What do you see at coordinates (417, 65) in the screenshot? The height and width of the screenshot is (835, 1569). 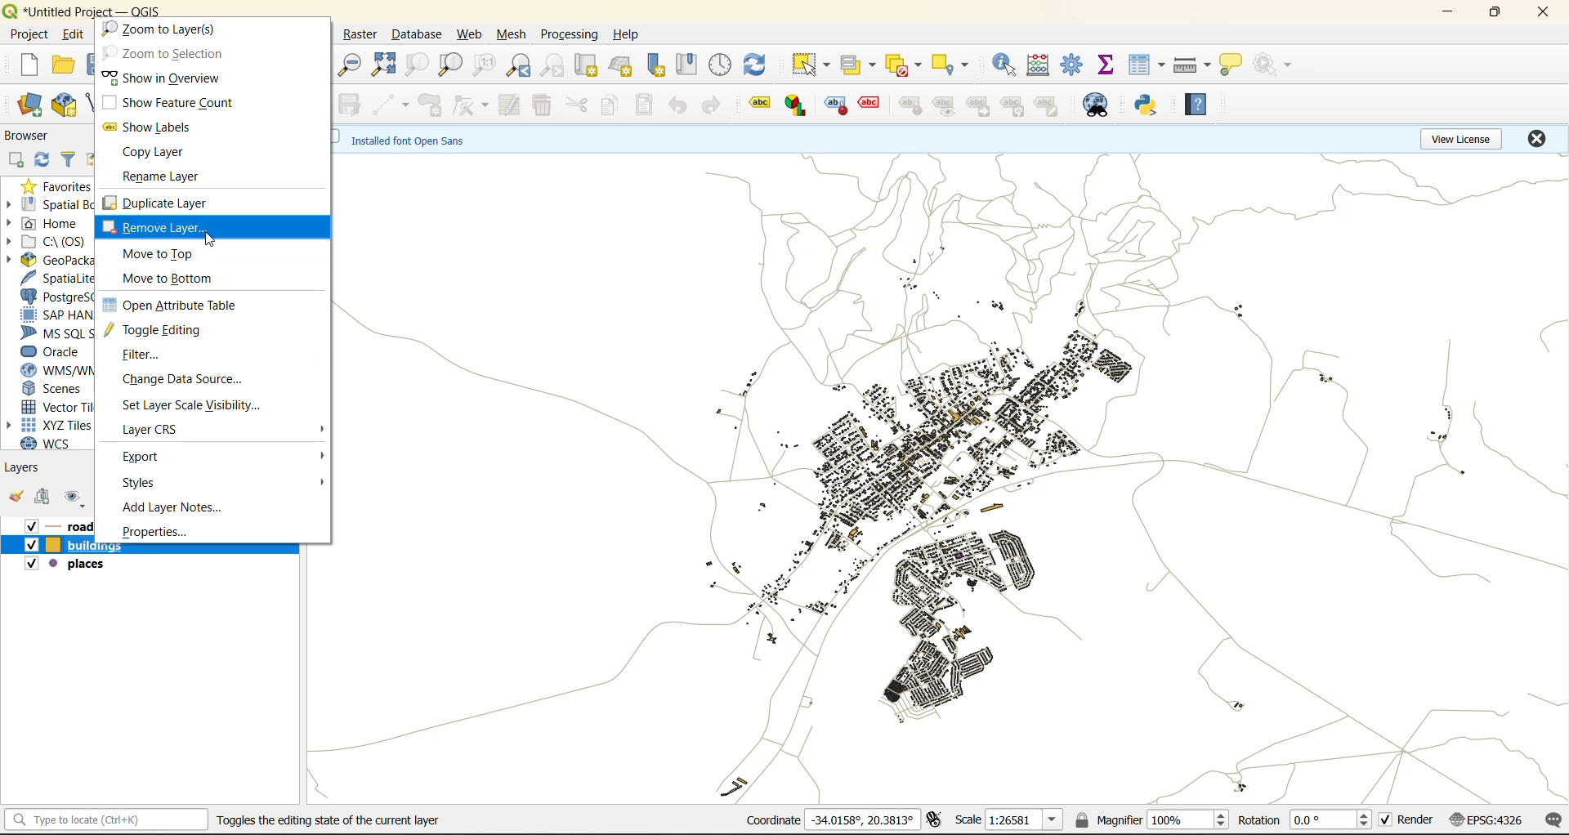 I see `zoom selection` at bounding box center [417, 65].